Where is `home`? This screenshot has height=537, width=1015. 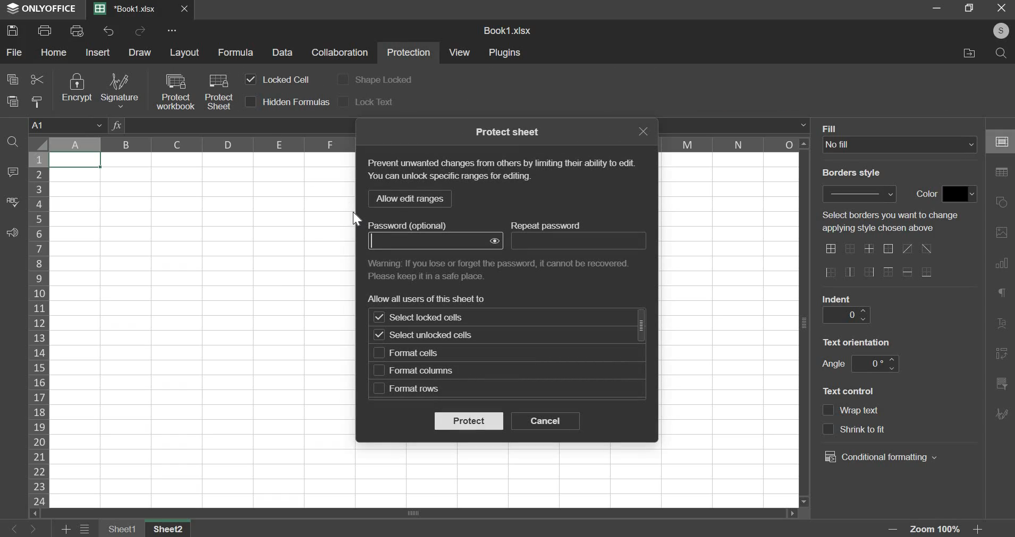 home is located at coordinates (54, 52).